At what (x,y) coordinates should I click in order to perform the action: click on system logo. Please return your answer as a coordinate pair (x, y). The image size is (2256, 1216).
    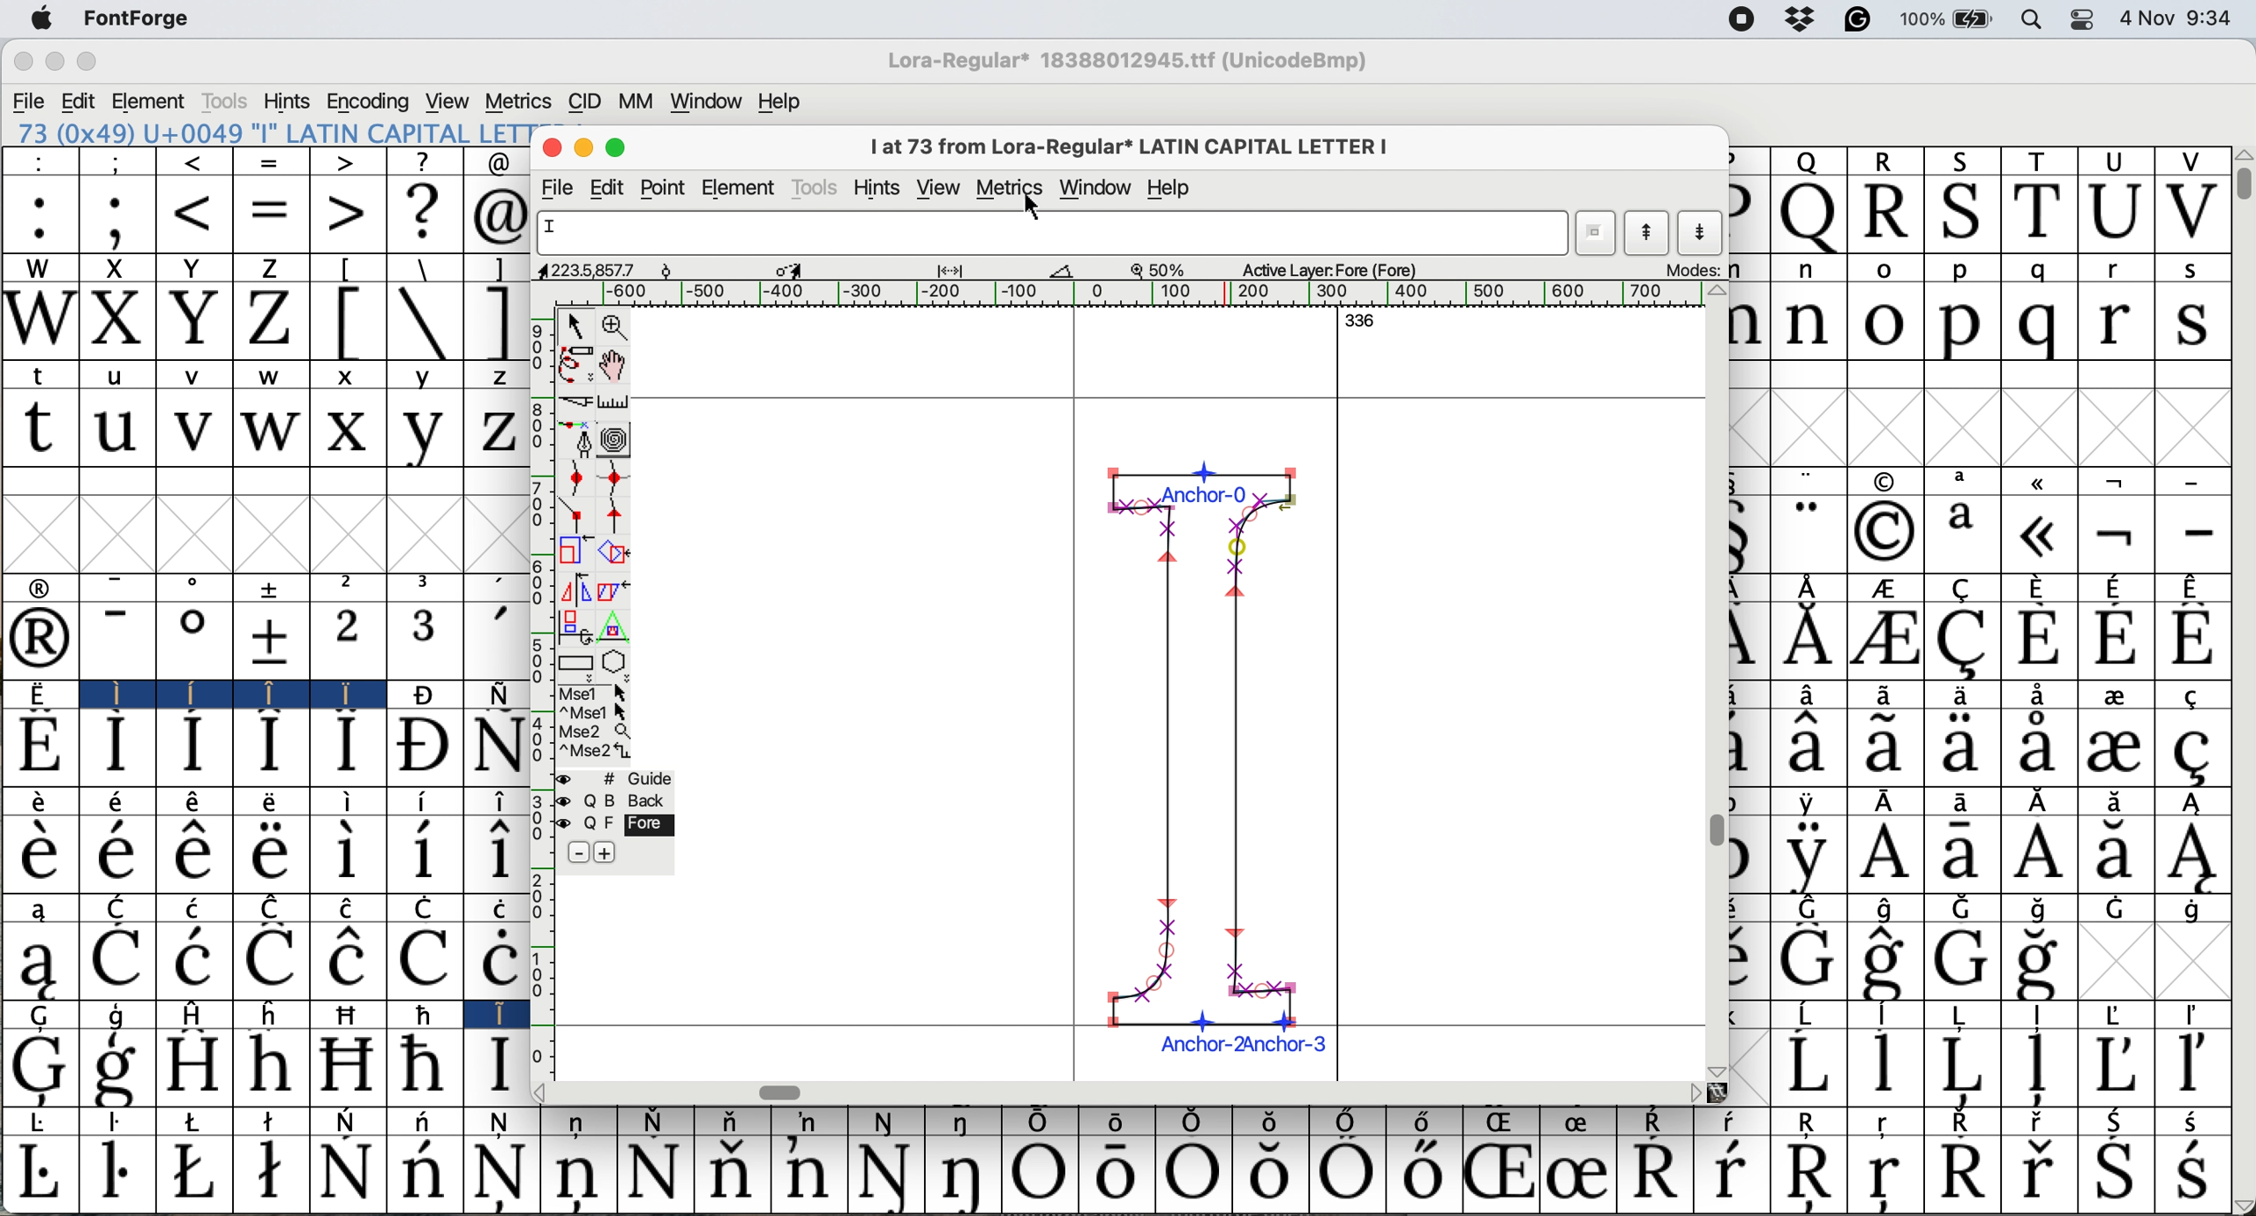
    Looking at the image, I should click on (39, 18).